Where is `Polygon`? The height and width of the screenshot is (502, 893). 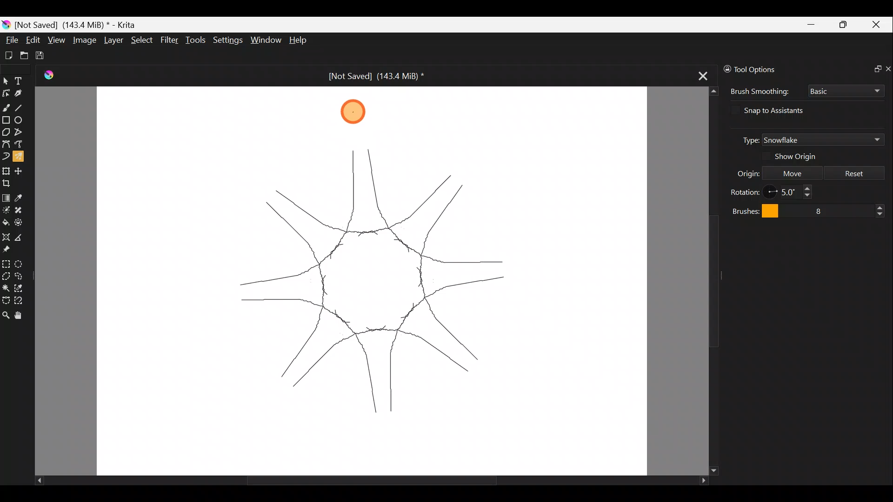
Polygon is located at coordinates (6, 132).